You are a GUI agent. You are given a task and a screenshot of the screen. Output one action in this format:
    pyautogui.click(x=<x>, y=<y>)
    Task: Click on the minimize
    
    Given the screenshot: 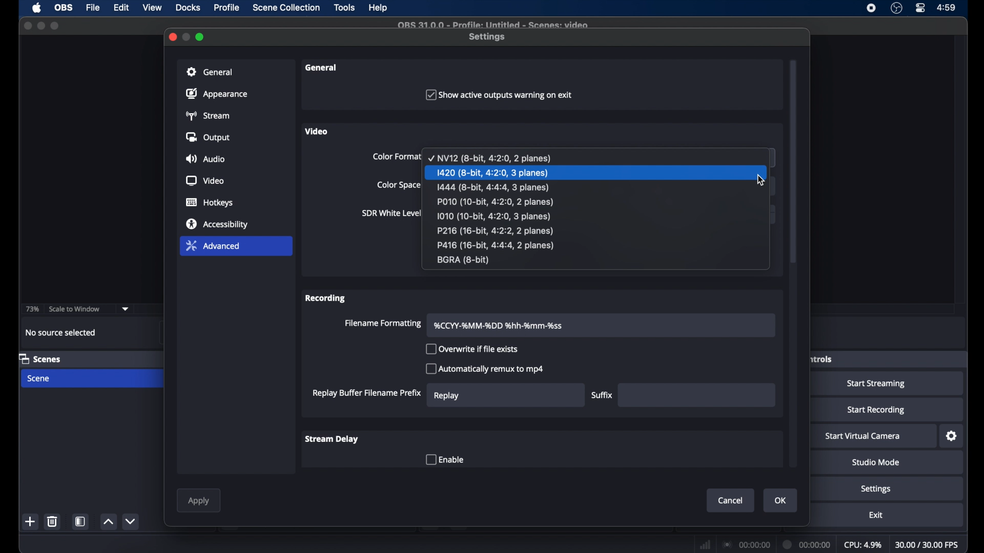 What is the action you would take?
    pyautogui.click(x=187, y=36)
    